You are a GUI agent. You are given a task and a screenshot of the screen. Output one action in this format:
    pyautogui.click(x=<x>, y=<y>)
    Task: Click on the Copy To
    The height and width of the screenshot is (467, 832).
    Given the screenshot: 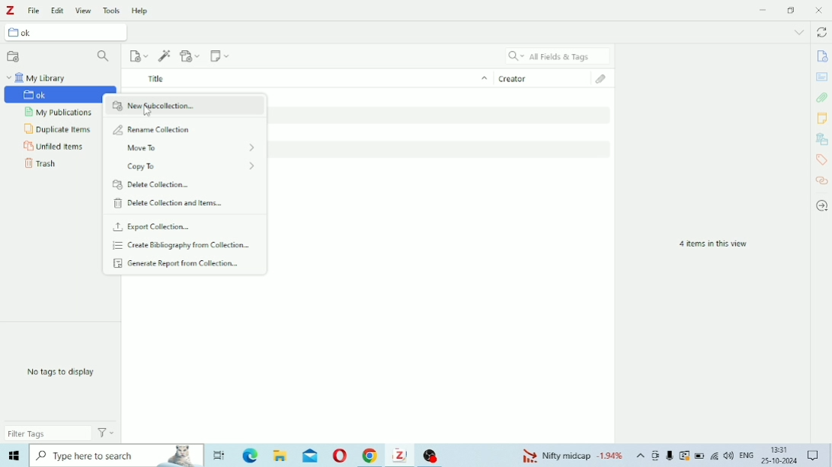 What is the action you would take?
    pyautogui.click(x=194, y=167)
    